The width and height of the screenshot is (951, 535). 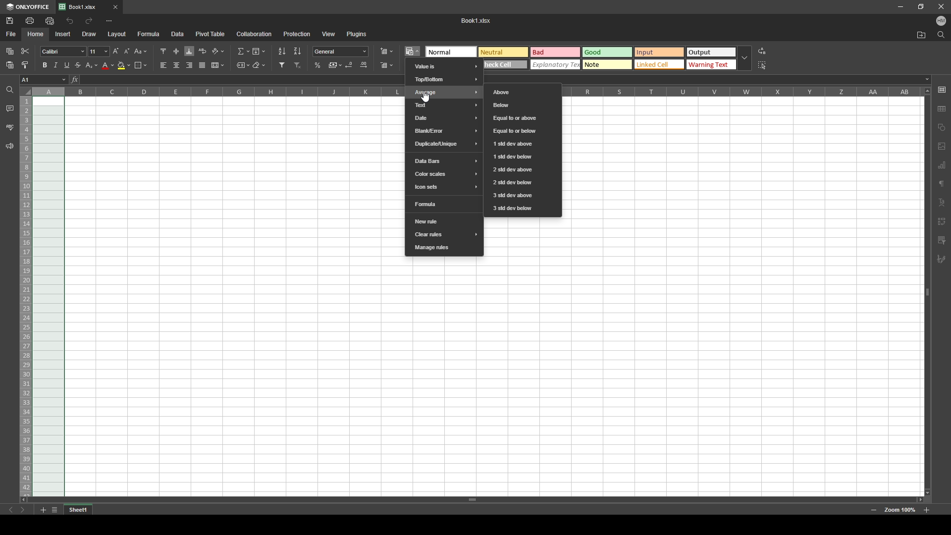 What do you see at coordinates (900, 7) in the screenshot?
I see `minimize` at bounding box center [900, 7].